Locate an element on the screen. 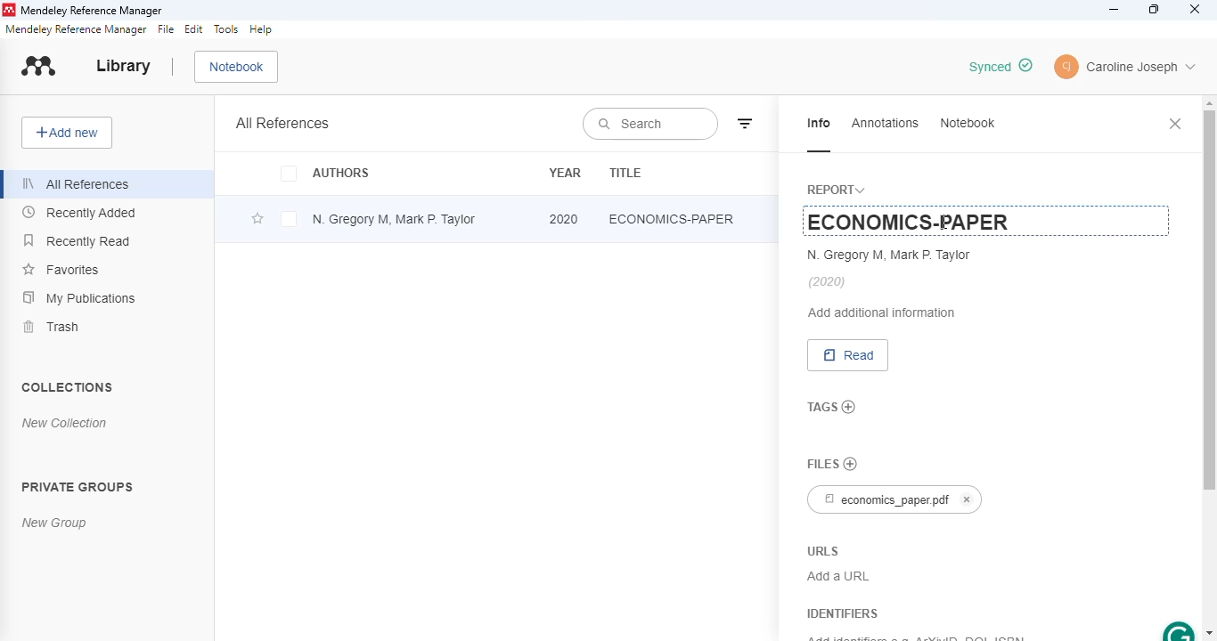 Image resolution: width=1217 pixels, height=641 pixels. title is located at coordinates (626, 174).